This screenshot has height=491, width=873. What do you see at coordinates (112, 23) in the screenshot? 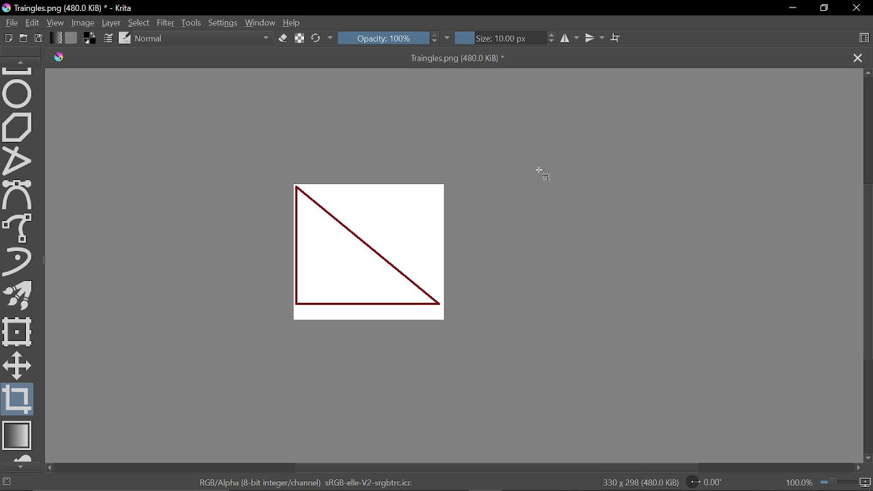
I see `Layer` at bounding box center [112, 23].